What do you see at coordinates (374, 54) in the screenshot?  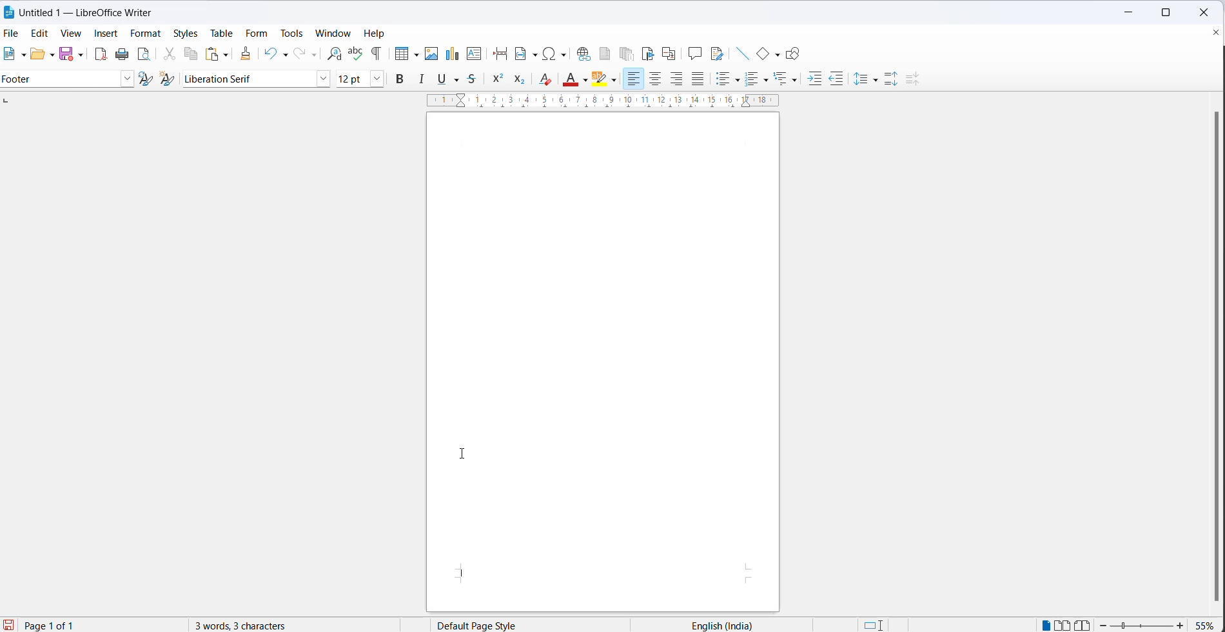 I see `toggle formatting marks` at bounding box center [374, 54].